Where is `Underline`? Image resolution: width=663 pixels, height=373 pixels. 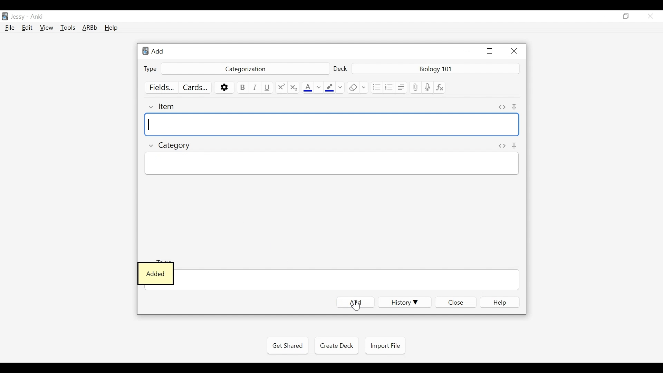 Underline is located at coordinates (268, 87).